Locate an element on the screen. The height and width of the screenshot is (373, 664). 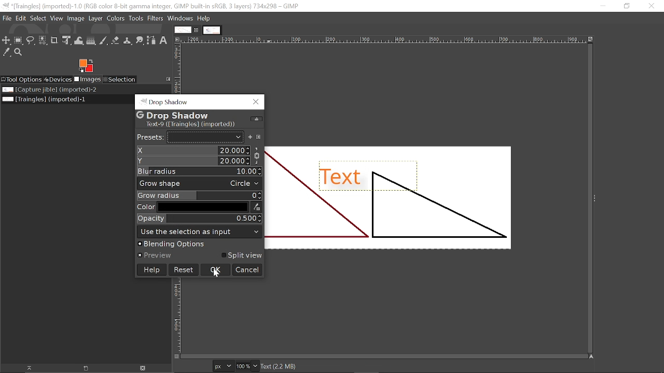
Clone tool is located at coordinates (128, 41).